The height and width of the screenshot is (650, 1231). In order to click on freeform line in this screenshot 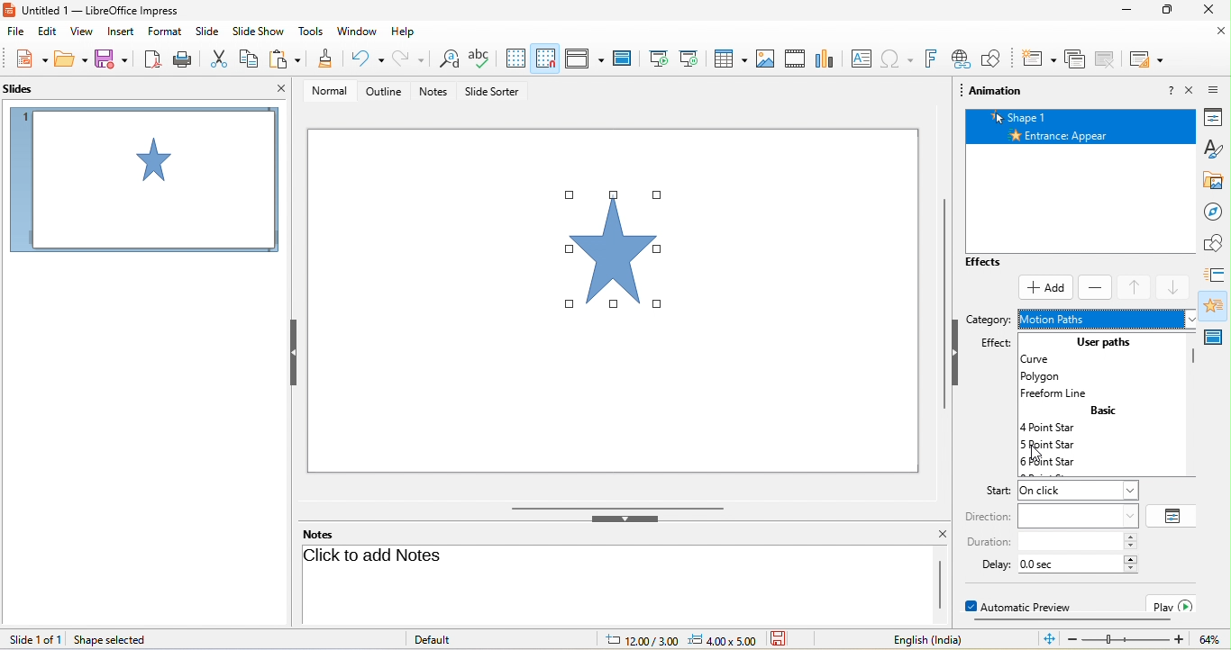, I will do `click(1060, 394)`.